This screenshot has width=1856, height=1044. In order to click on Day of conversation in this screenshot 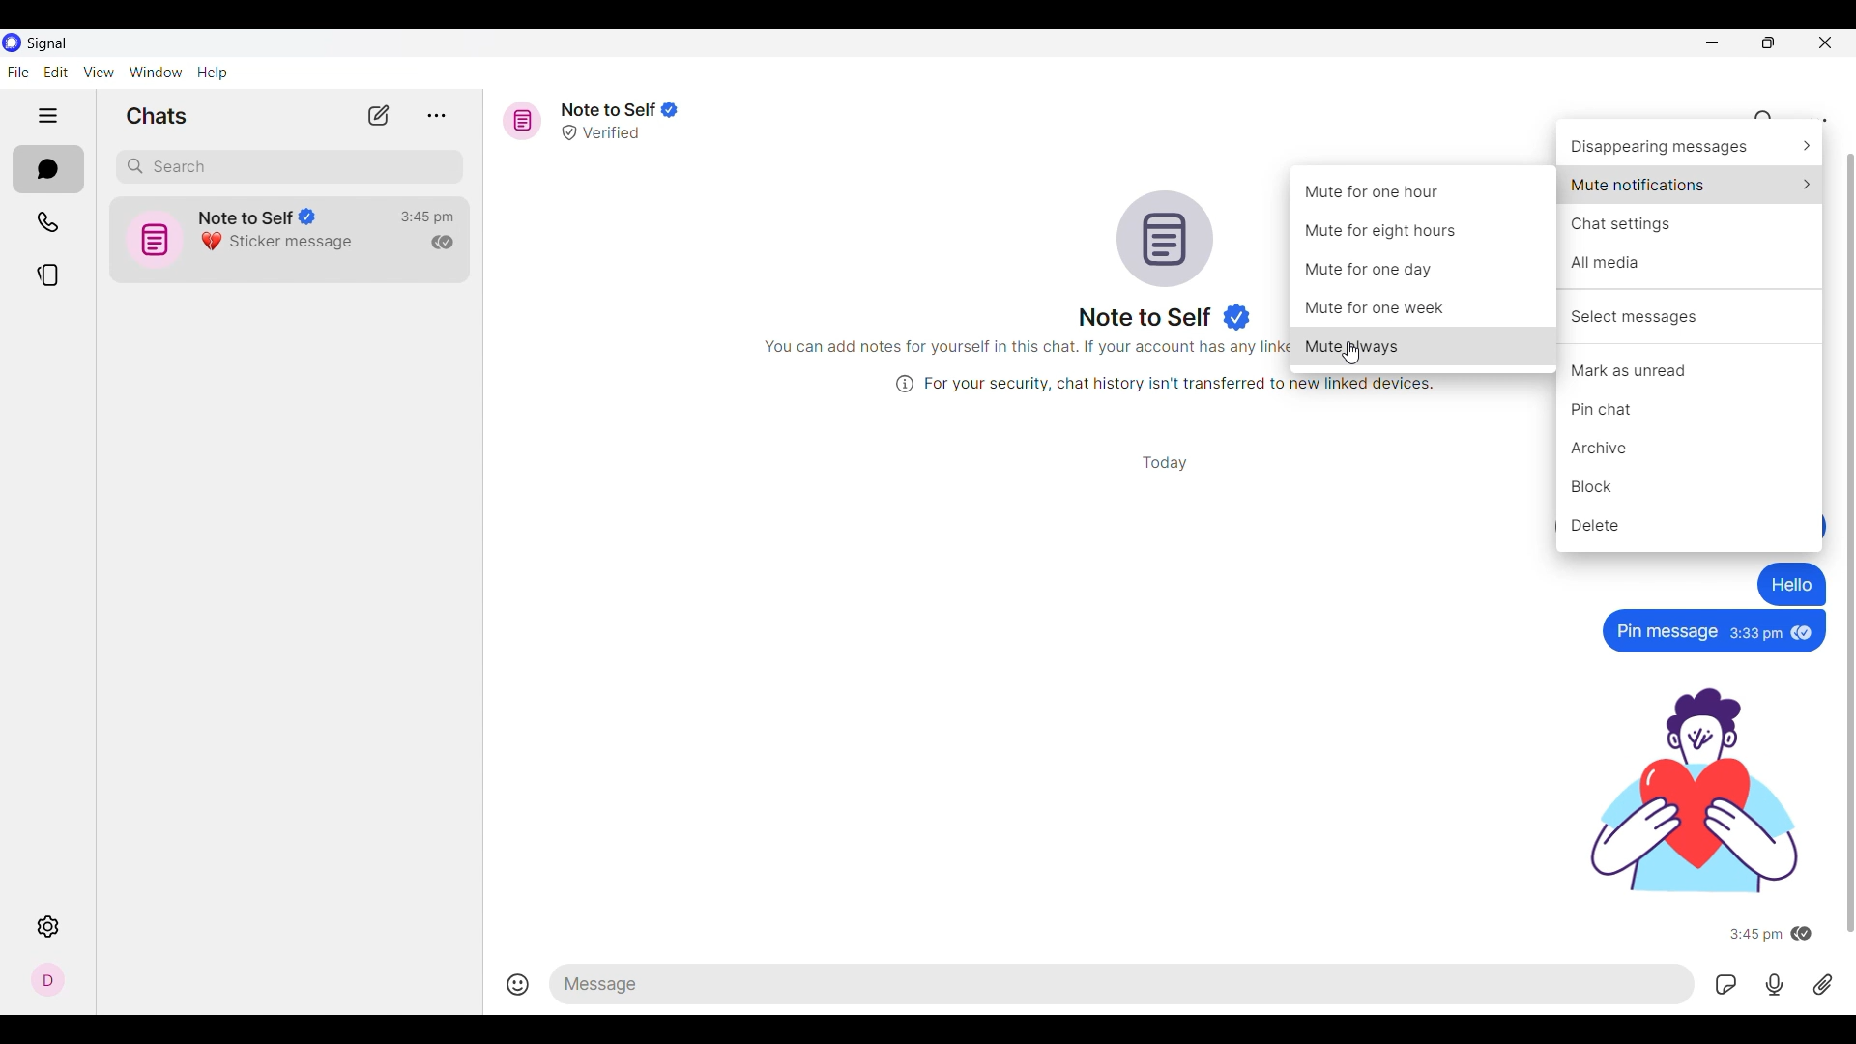, I will do `click(1165, 462)`.